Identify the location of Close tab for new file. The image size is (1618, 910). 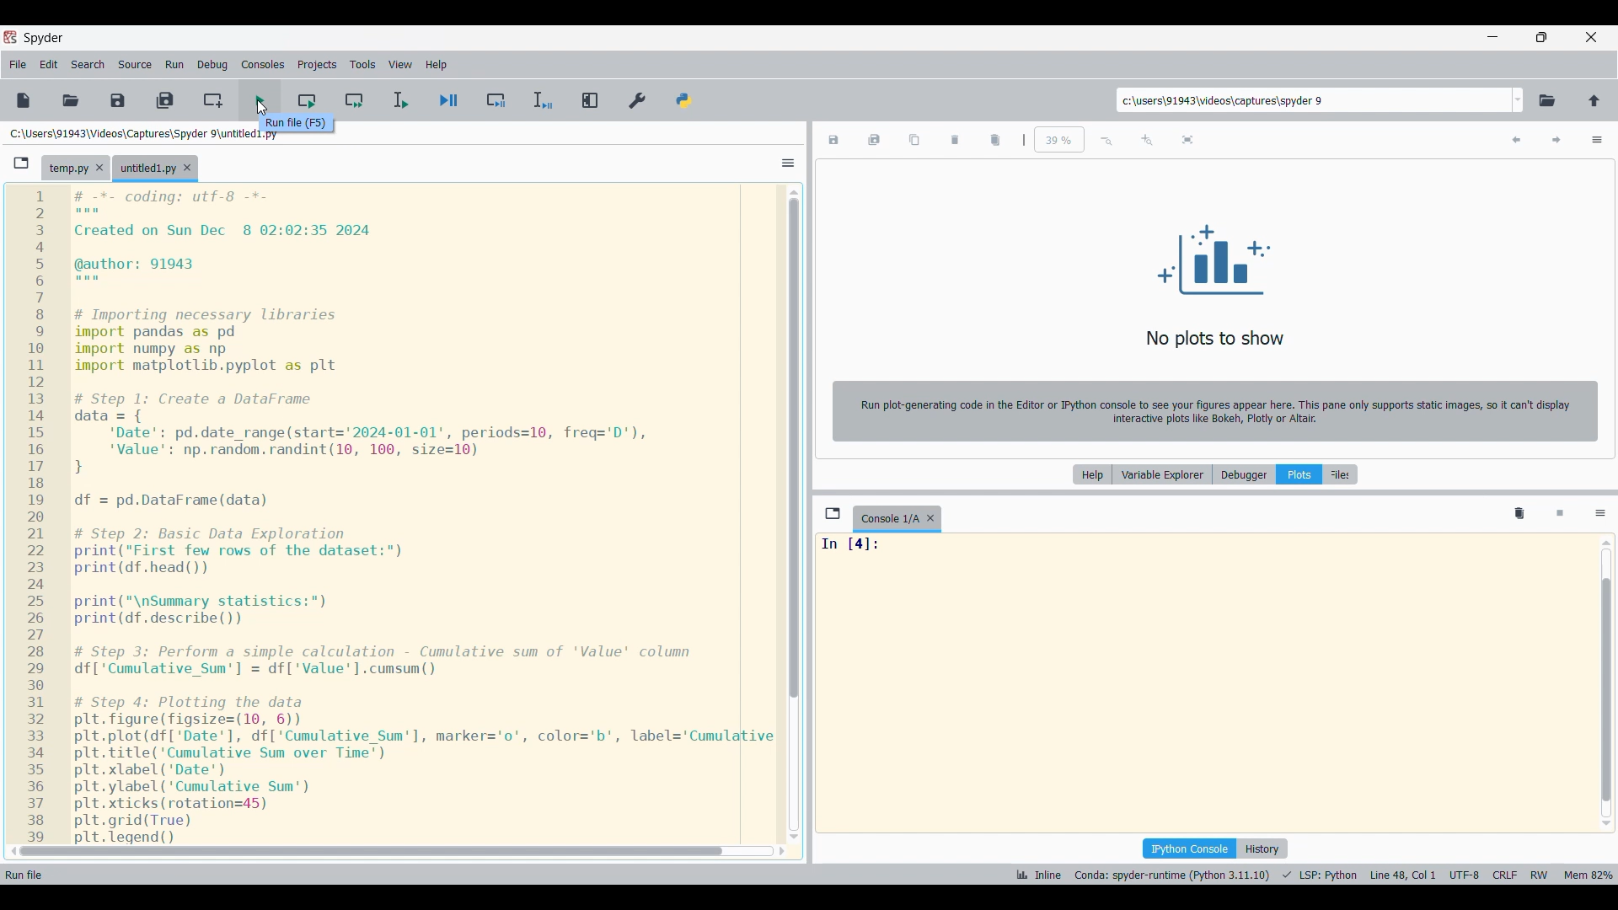
(187, 168).